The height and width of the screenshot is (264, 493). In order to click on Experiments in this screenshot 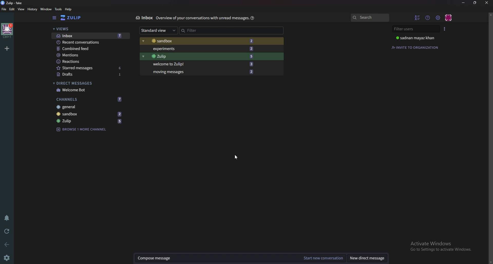, I will do `click(206, 49)`.